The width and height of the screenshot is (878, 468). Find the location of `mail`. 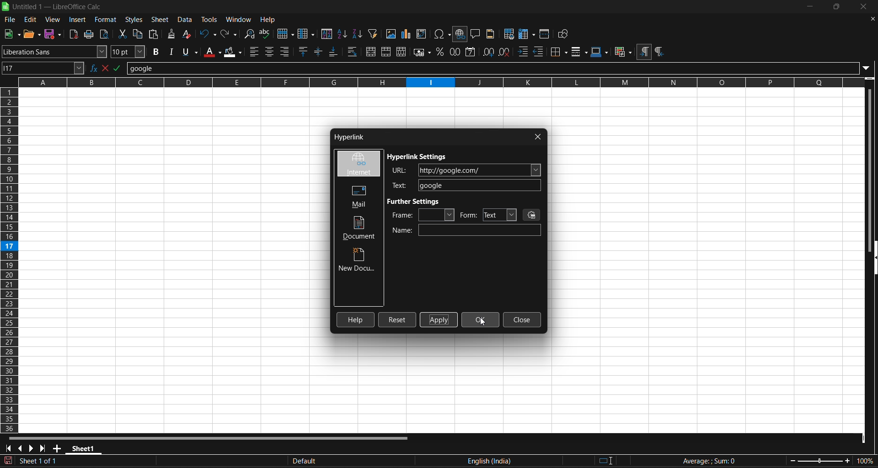

mail is located at coordinates (356, 196).